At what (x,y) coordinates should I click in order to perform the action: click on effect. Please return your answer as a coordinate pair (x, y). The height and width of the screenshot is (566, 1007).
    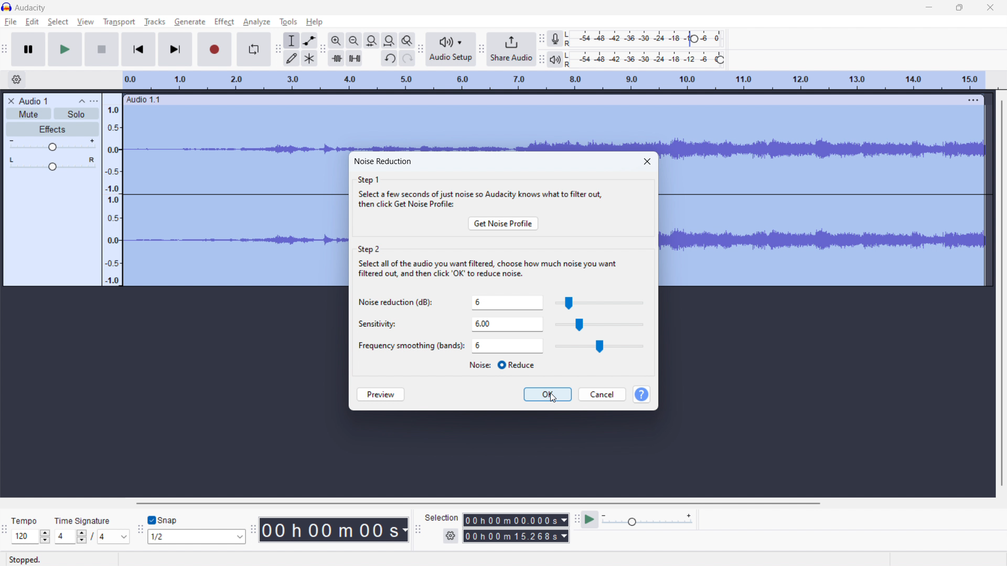
    Looking at the image, I should click on (224, 22).